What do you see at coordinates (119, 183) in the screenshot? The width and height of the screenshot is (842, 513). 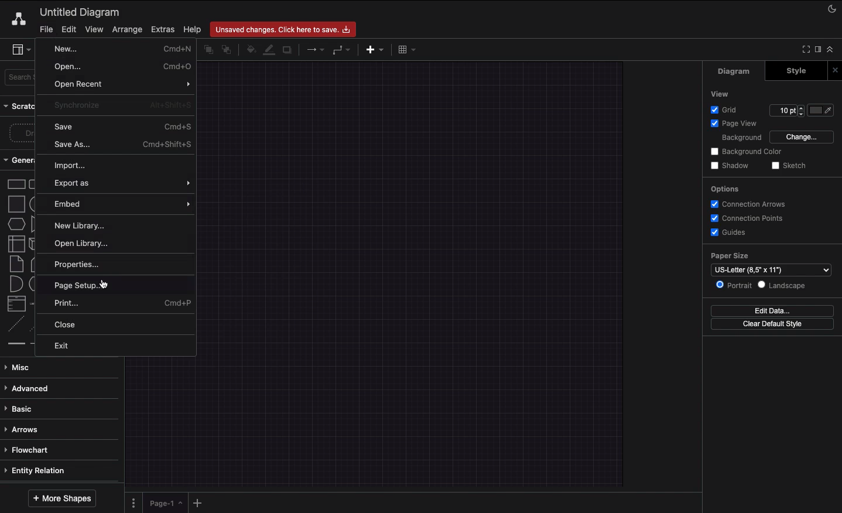 I see `Export as` at bounding box center [119, 183].